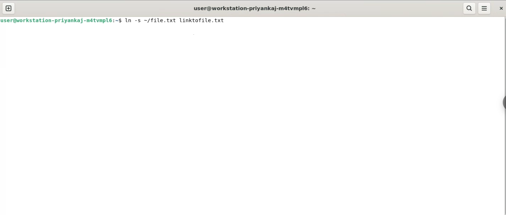 Image resolution: width=506 pixels, height=215 pixels. I want to click on menu, so click(485, 8).